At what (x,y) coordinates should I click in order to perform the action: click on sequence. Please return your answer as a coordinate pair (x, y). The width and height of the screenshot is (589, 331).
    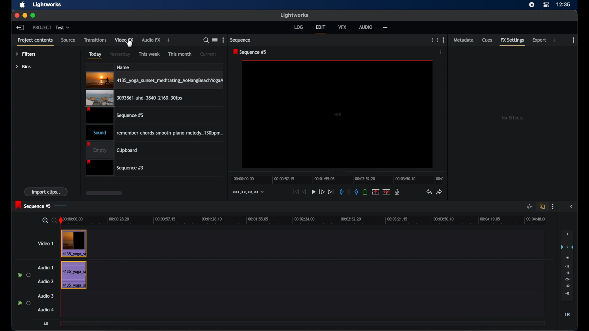
    Looking at the image, I should click on (241, 40).